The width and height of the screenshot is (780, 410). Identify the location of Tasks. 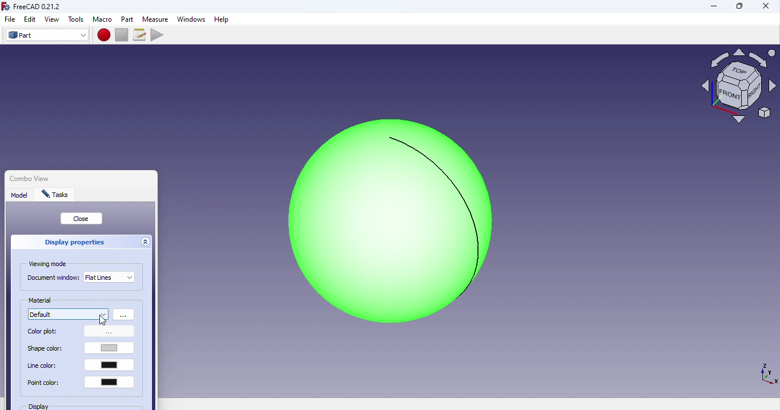
(58, 195).